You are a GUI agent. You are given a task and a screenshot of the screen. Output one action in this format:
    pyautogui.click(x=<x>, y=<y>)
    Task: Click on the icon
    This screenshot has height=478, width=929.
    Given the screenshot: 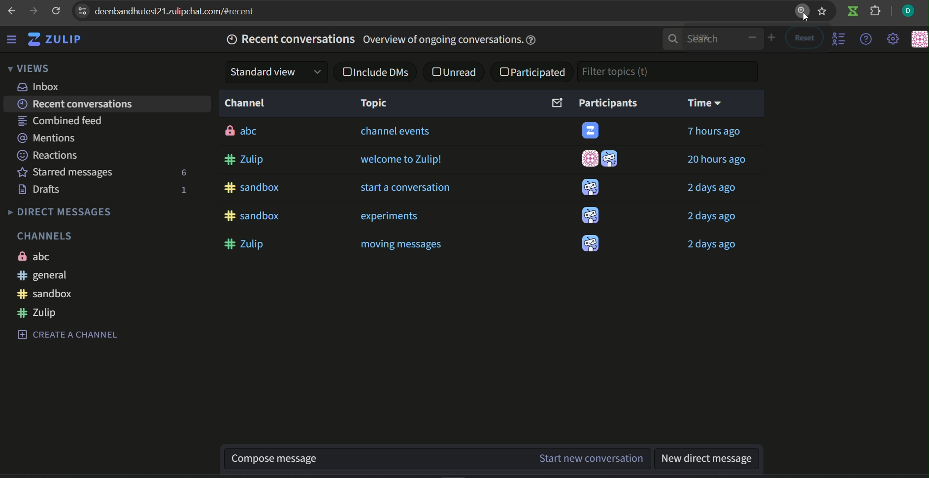 What is the action you would take?
    pyautogui.click(x=612, y=160)
    